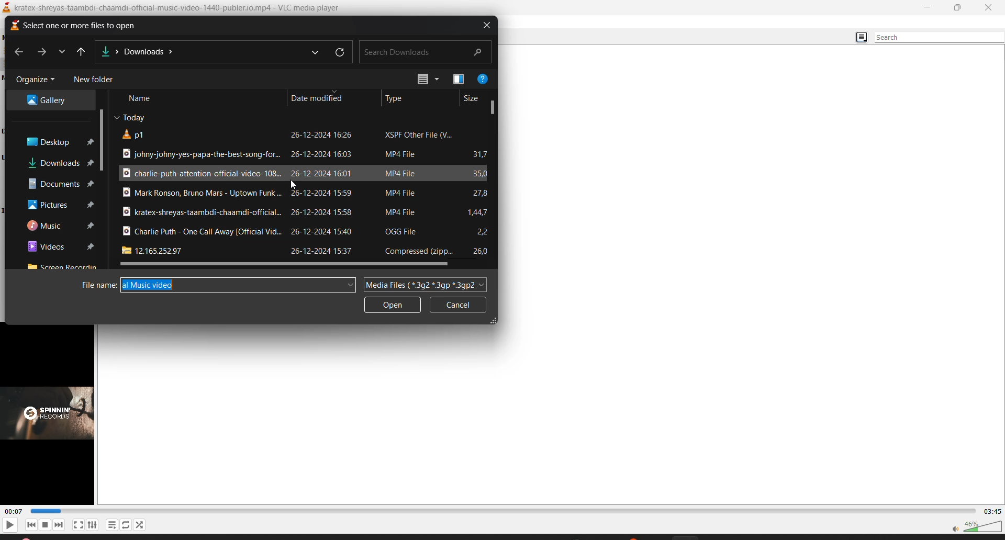  What do you see at coordinates (488, 26) in the screenshot?
I see `close` at bounding box center [488, 26].